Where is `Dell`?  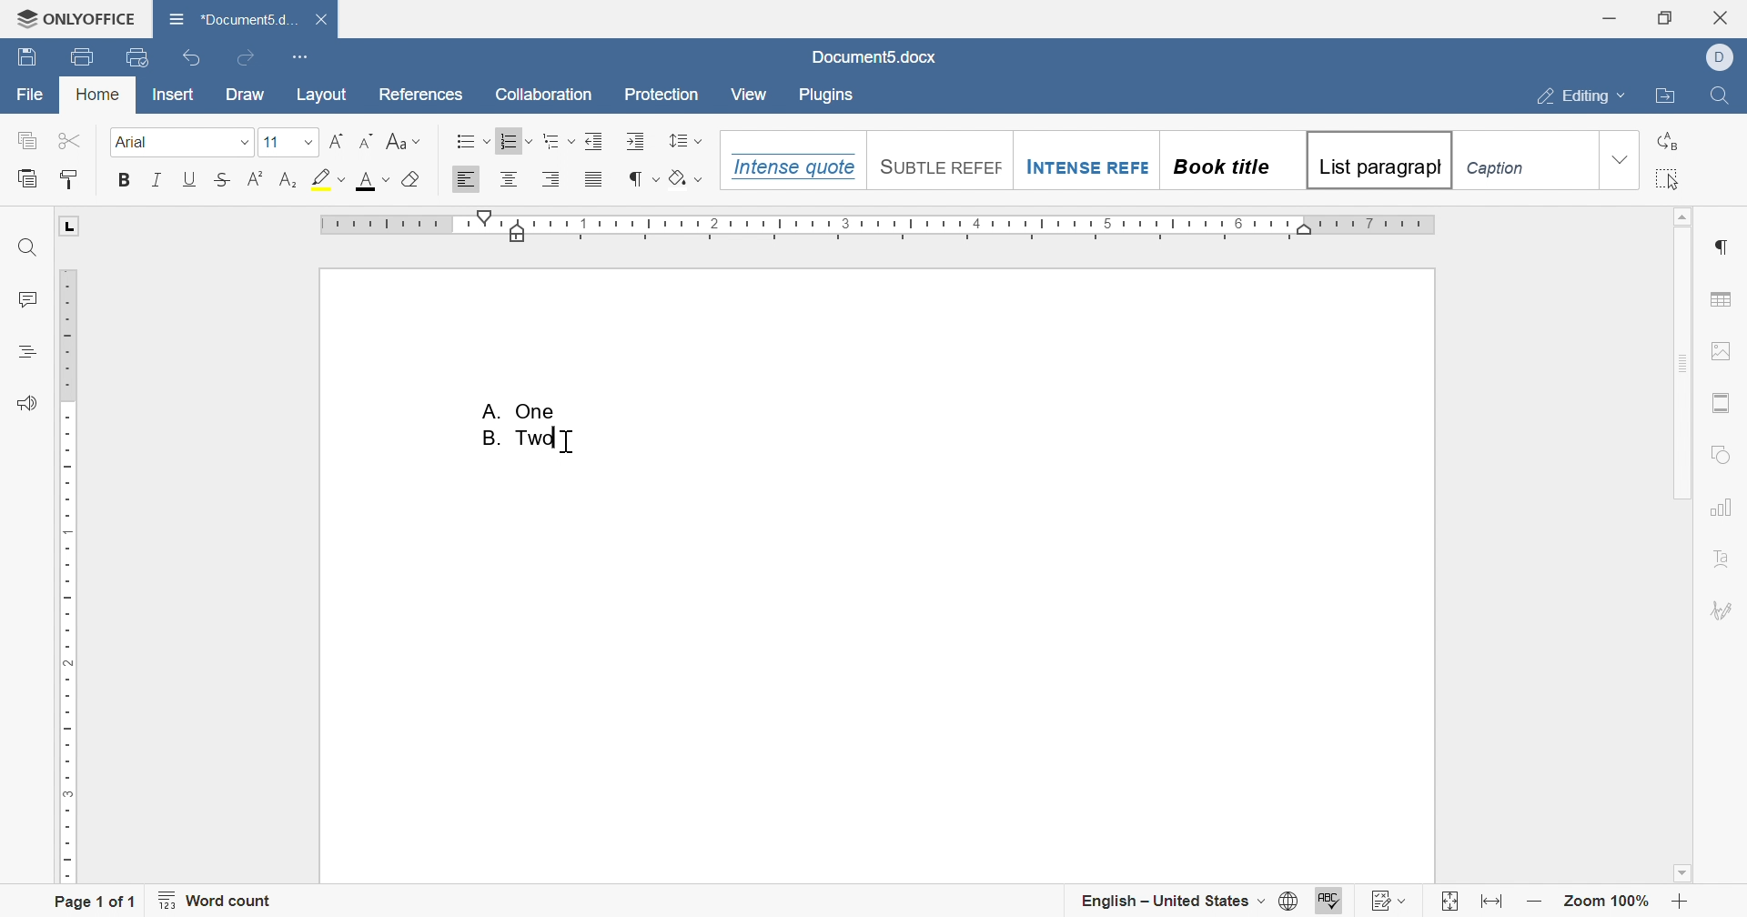
Dell is located at coordinates (1723, 55).